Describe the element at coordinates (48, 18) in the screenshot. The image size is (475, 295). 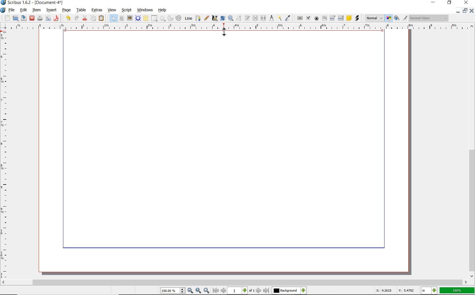
I see `preflight verifier` at that location.